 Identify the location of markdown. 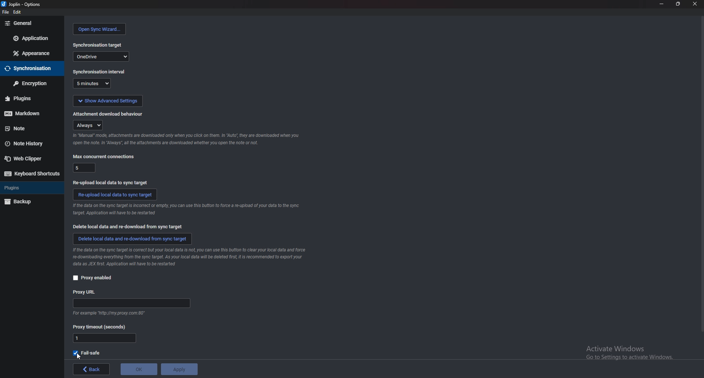
(27, 113).